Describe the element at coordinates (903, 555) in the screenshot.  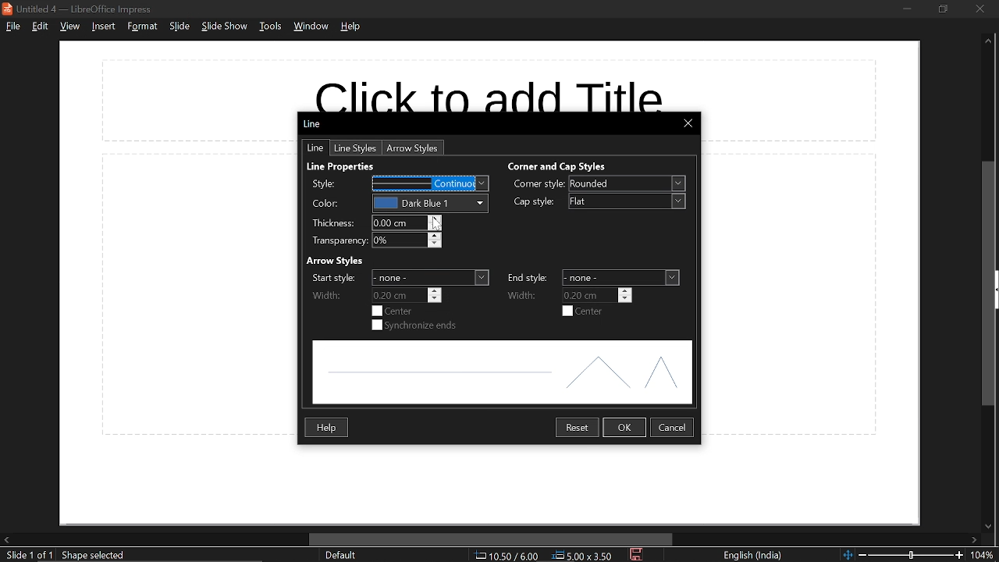
I see `change zoom` at that location.